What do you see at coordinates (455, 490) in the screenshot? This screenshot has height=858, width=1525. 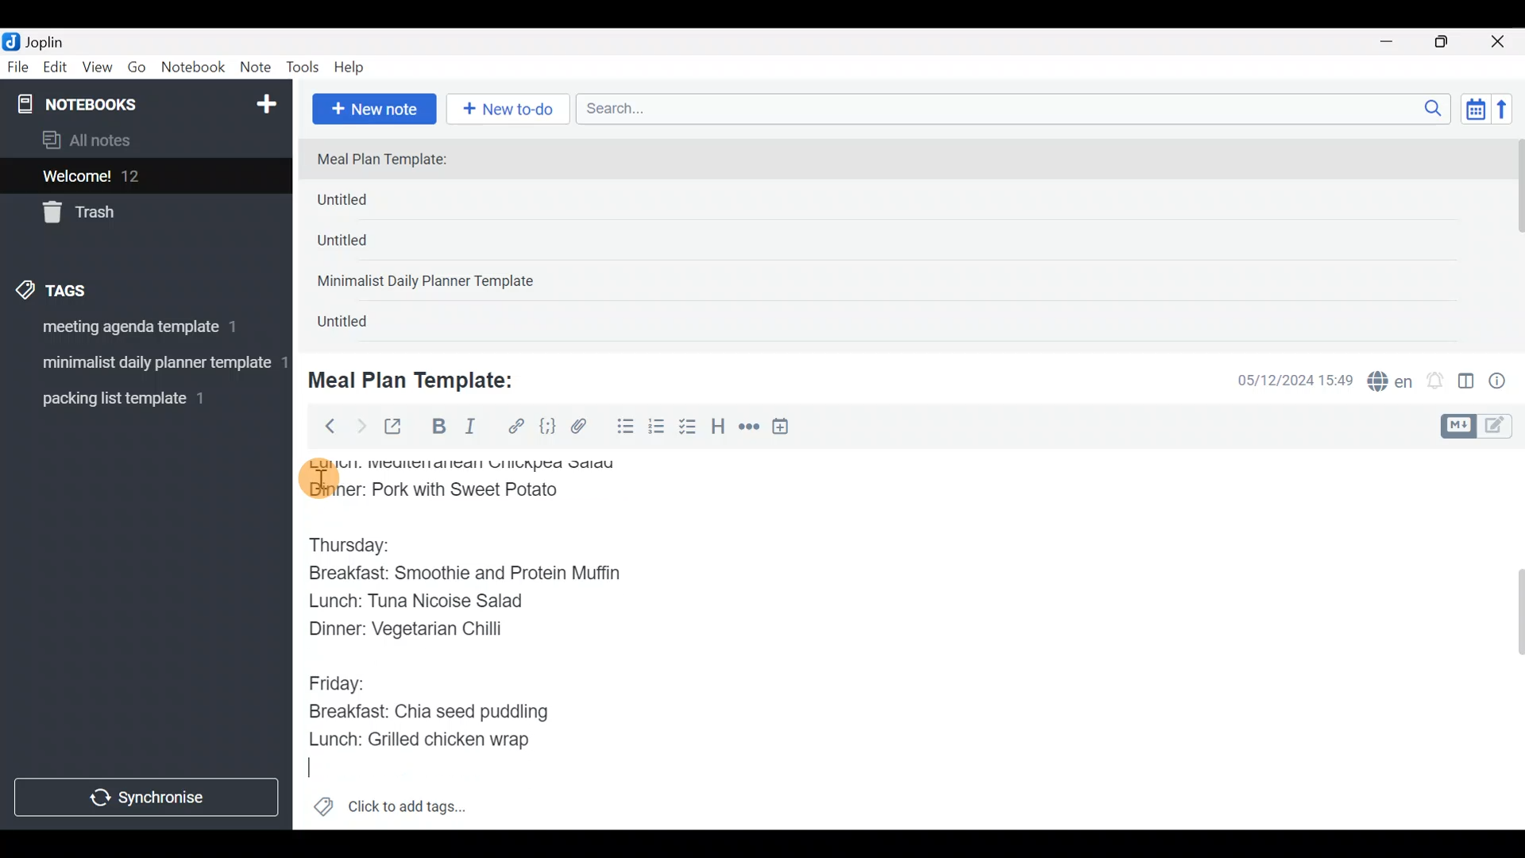 I see `Dinner: Pork with Sweet Potato` at bounding box center [455, 490].